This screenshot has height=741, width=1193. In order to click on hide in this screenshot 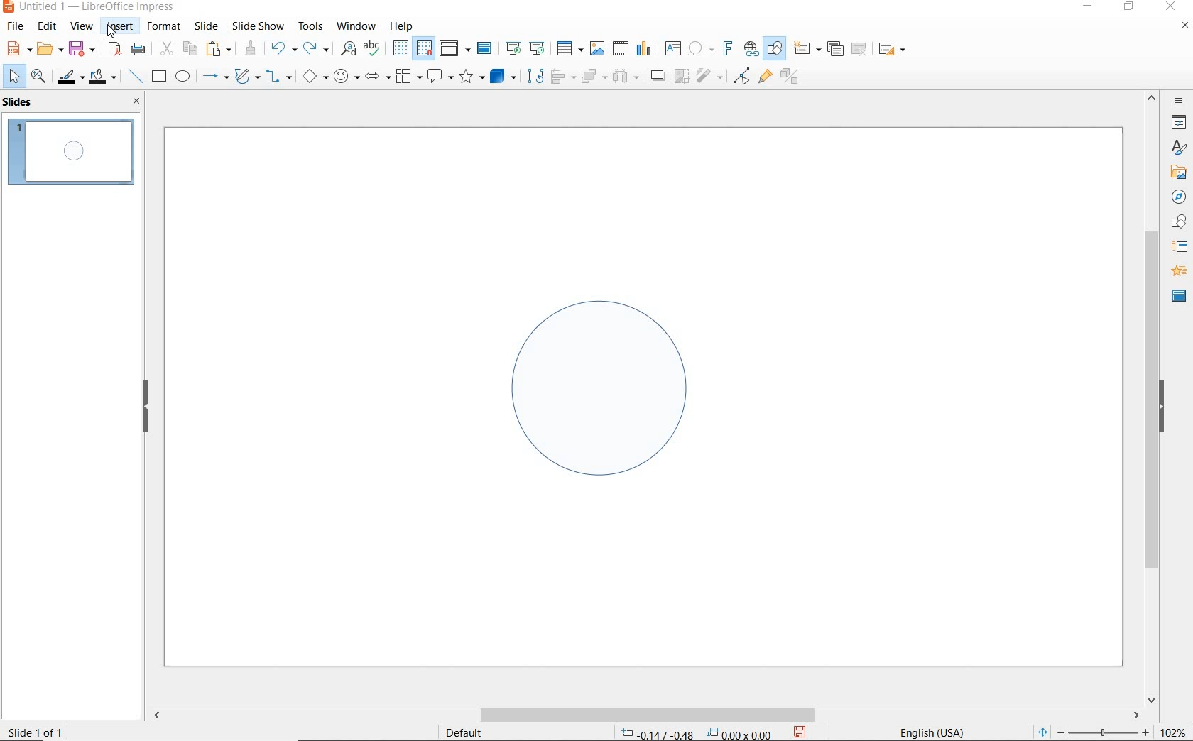, I will do `click(1162, 408)`.